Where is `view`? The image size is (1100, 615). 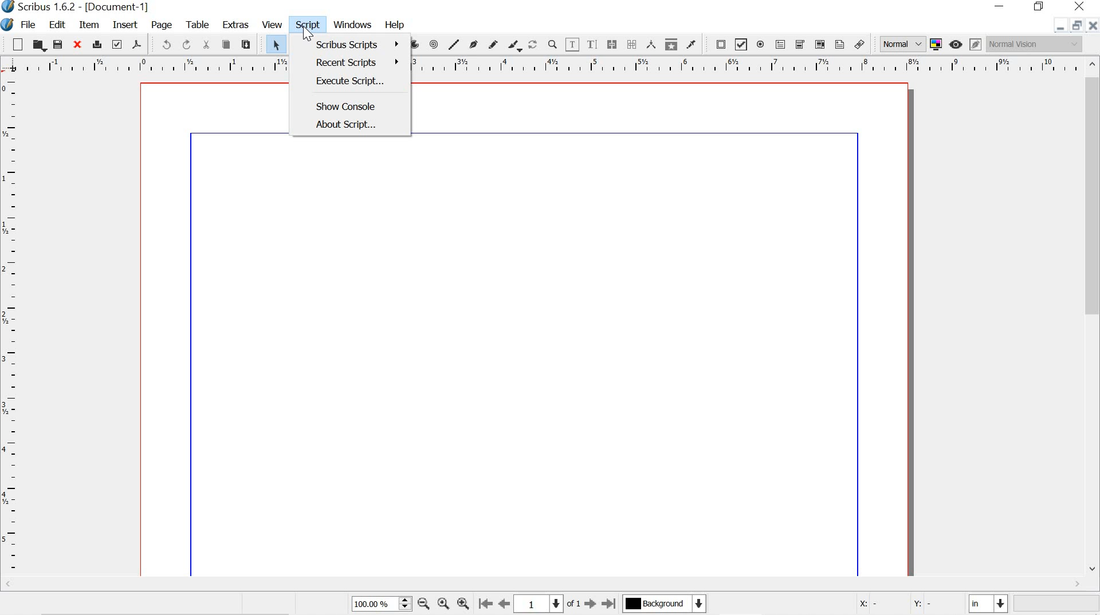
view is located at coordinates (273, 23).